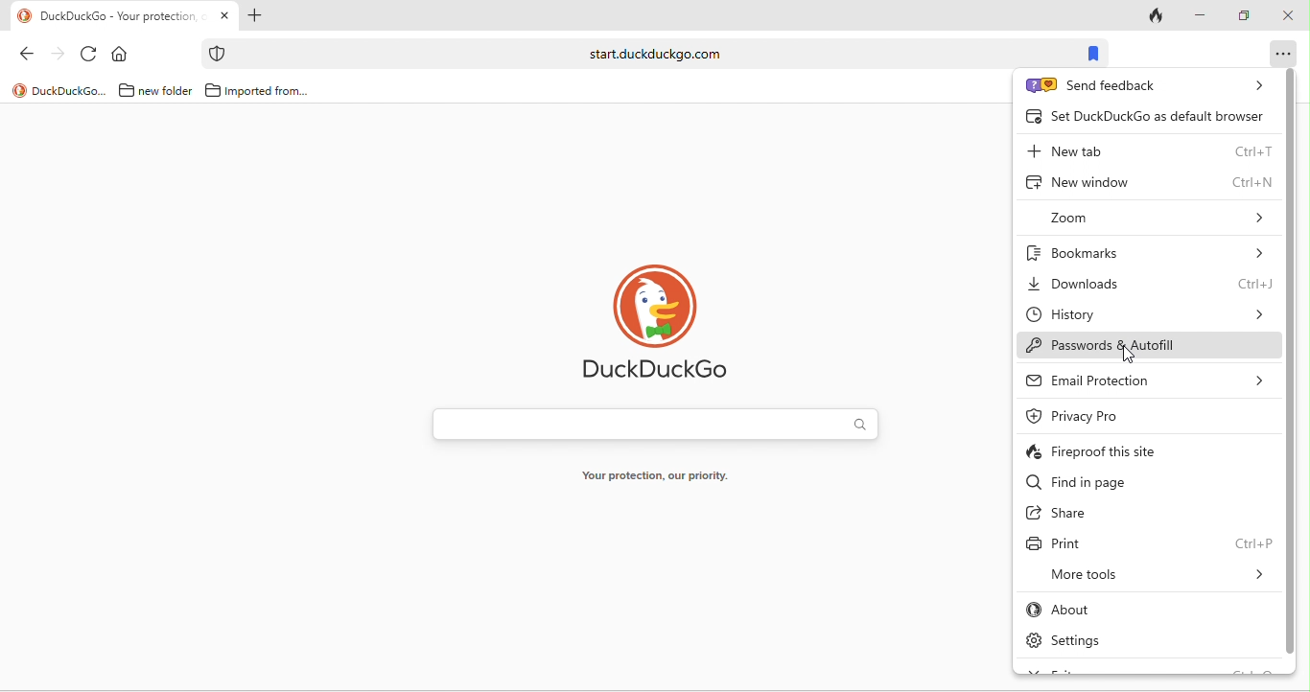 Image resolution: width=1310 pixels, height=692 pixels. Describe the element at coordinates (225, 15) in the screenshot. I see `close tab` at that location.